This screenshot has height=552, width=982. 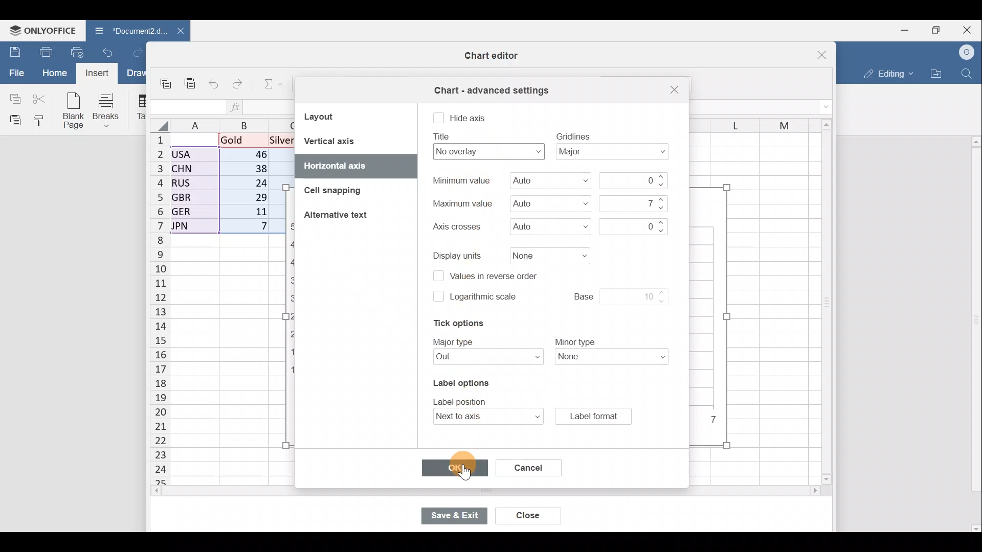 I want to click on Draw, so click(x=135, y=73).